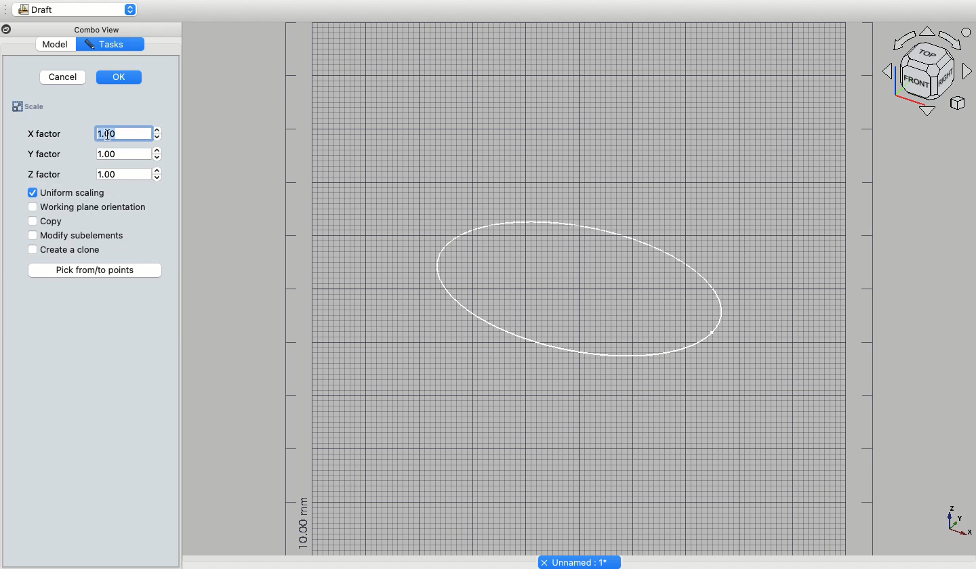  I want to click on Uniform scaling, so click(68, 192).